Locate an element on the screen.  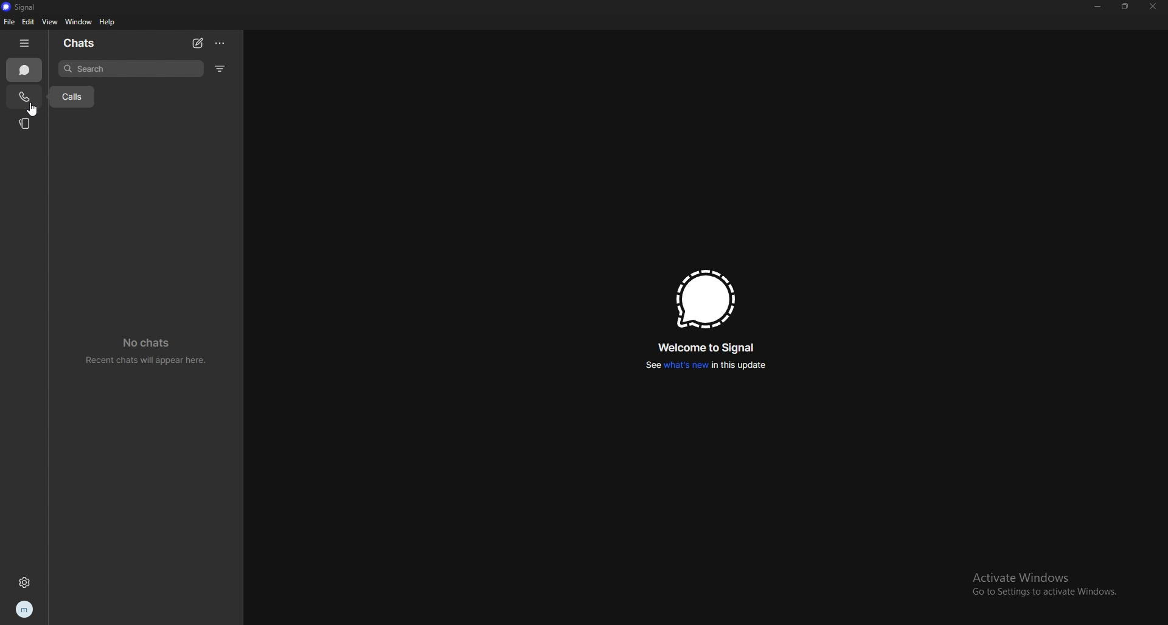
no chats recent chats will appear here is located at coordinates (147, 351).